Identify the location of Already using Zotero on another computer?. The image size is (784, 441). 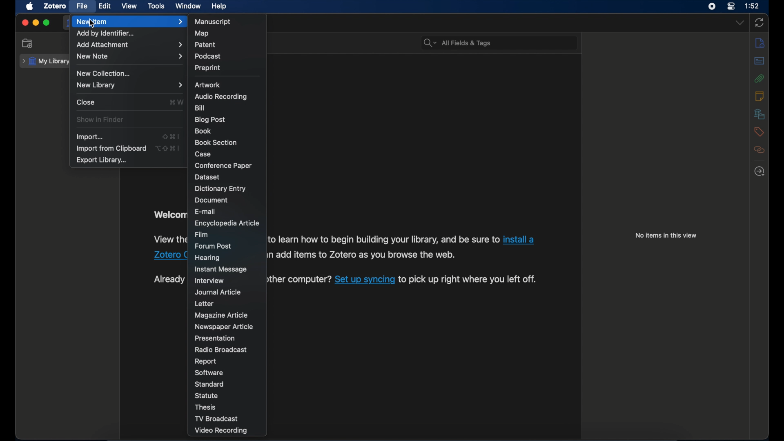
(300, 278).